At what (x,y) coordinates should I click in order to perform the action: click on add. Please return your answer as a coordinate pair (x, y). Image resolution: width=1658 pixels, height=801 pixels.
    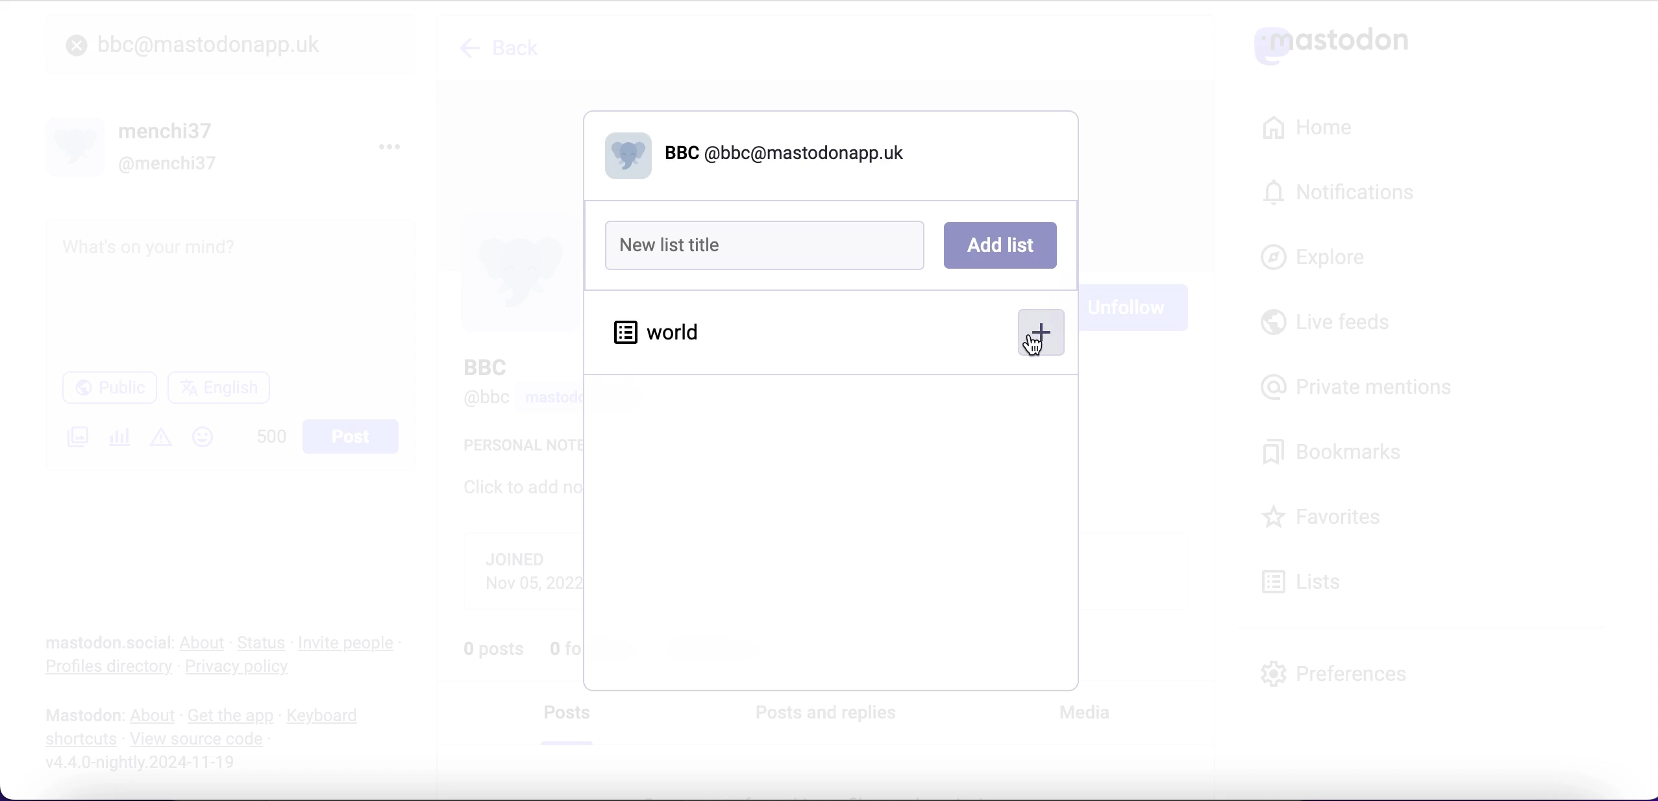
    Looking at the image, I should click on (1051, 323).